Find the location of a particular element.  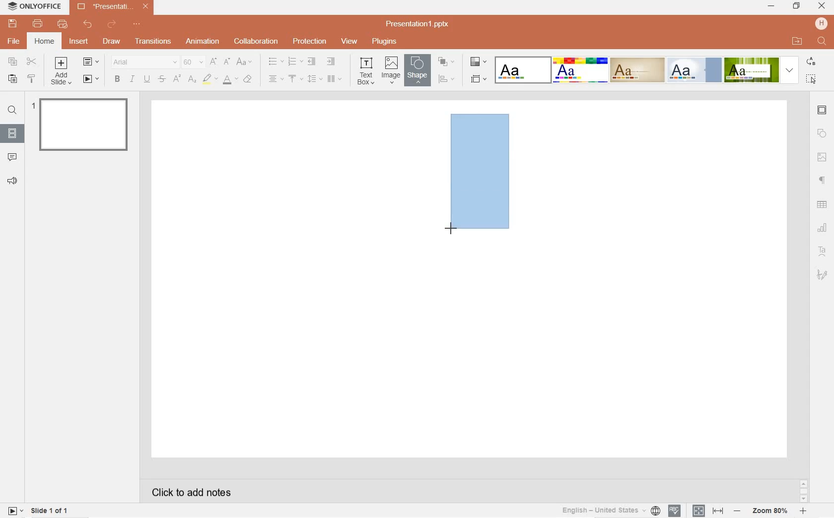

slides is located at coordinates (12, 131).